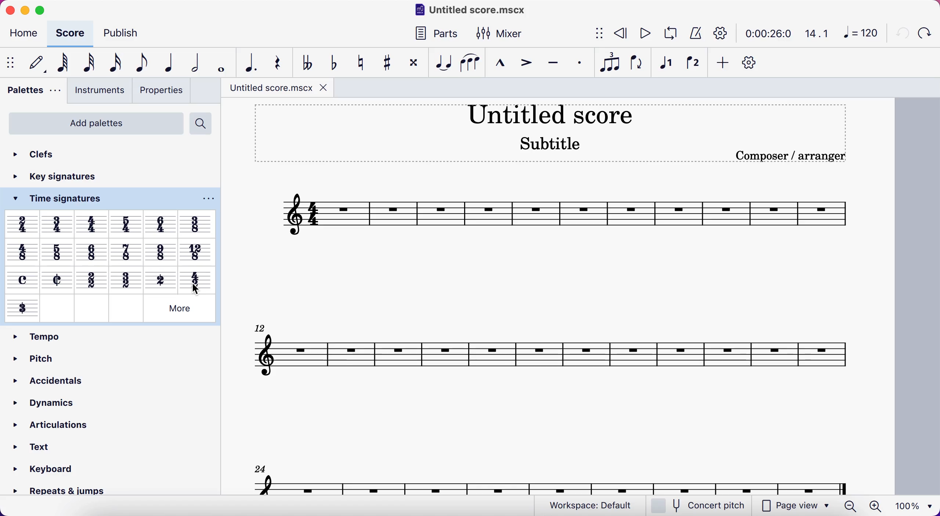  Describe the element at coordinates (859, 33) in the screenshot. I see `120` at that location.